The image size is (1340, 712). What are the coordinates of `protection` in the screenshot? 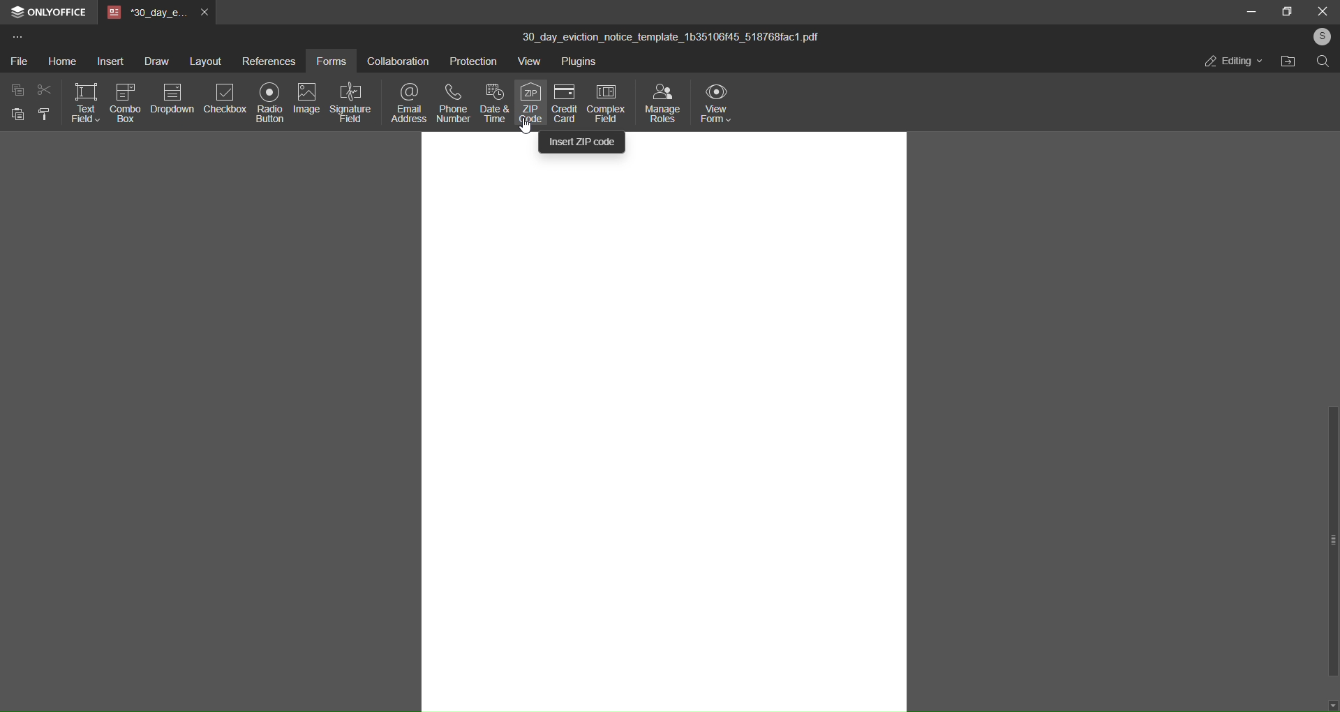 It's located at (475, 62).